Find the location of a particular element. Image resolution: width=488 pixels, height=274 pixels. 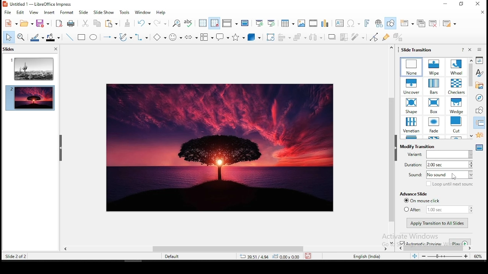

close pane is located at coordinates (471, 49).